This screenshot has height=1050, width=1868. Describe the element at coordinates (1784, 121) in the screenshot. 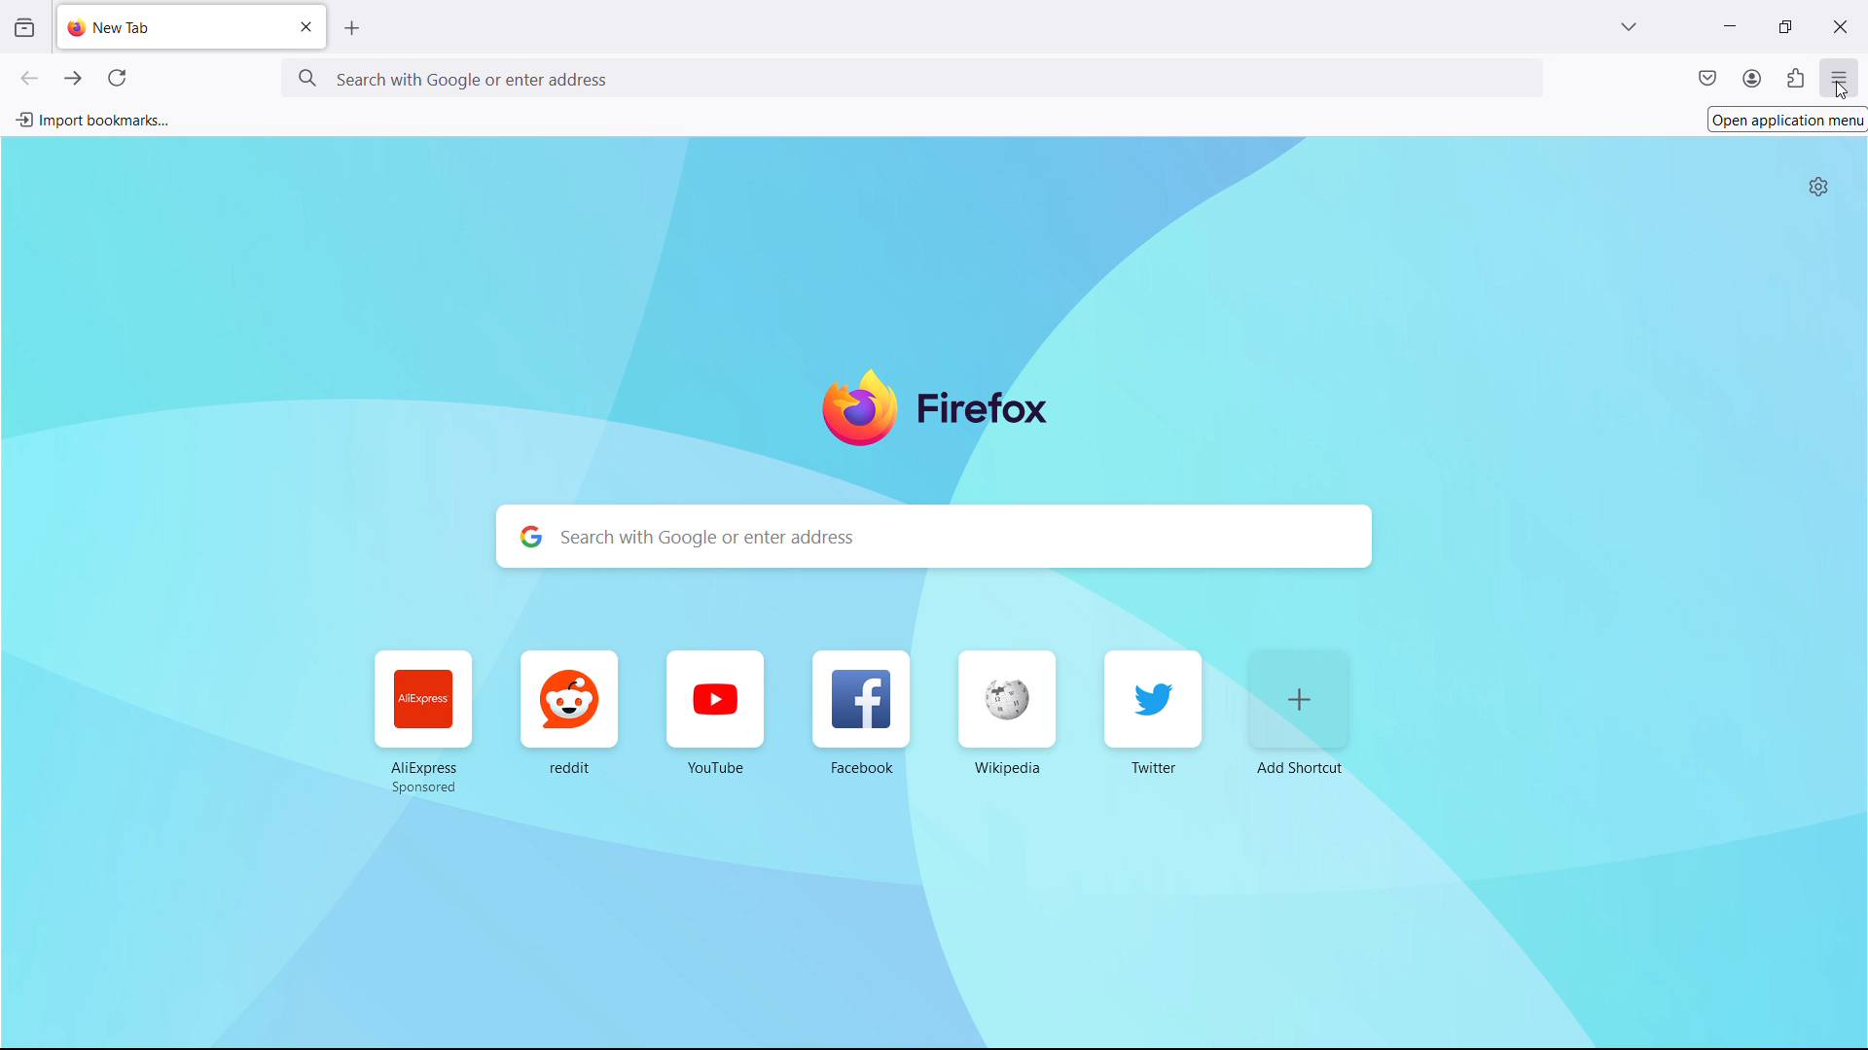

I see `Open application menu` at that location.